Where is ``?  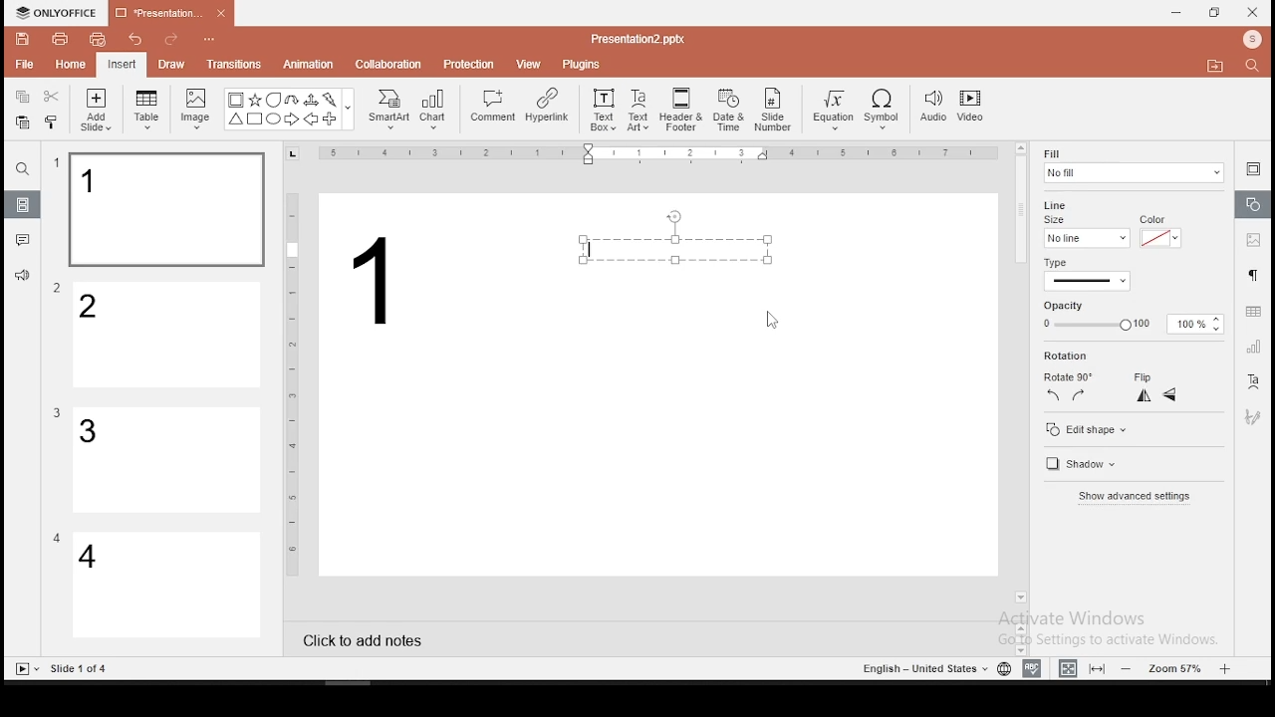  is located at coordinates (57, 413).